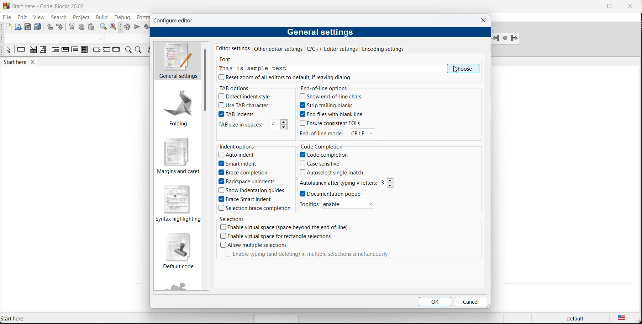  Describe the element at coordinates (280, 49) in the screenshot. I see `other editor settings` at that location.